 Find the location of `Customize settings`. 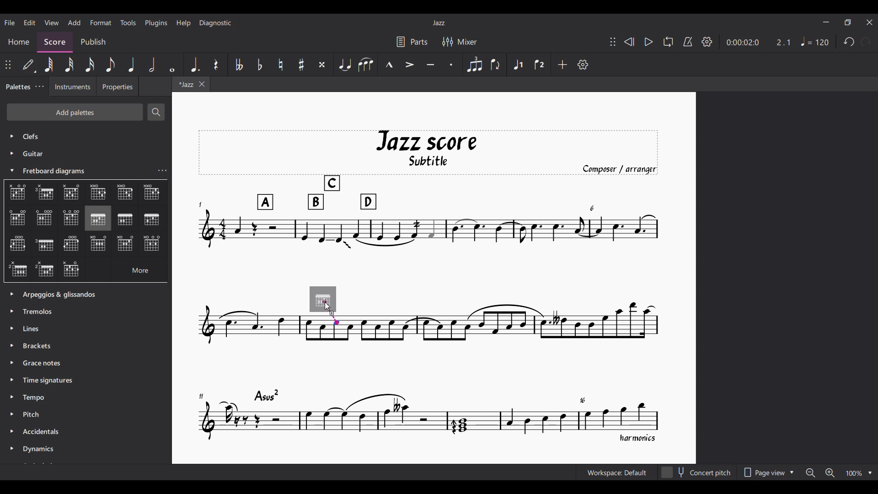

Customize settings is located at coordinates (583, 64).